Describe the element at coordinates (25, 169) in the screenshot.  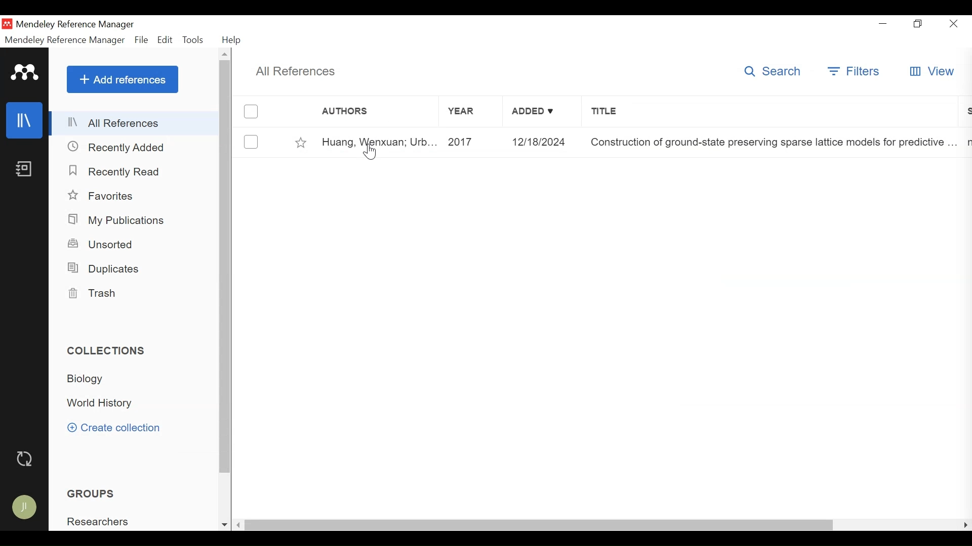
I see `Notebook` at that location.